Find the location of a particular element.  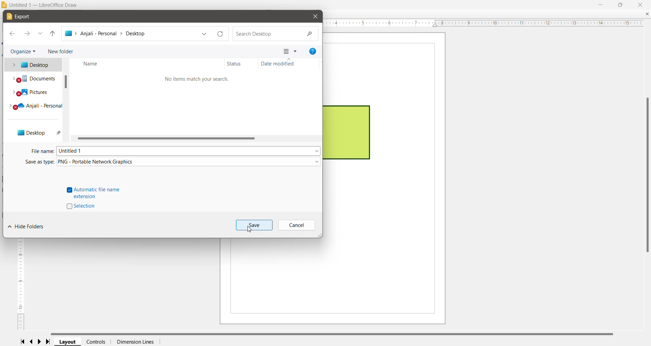

Dimension Lines is located at coordinates (135, 342).